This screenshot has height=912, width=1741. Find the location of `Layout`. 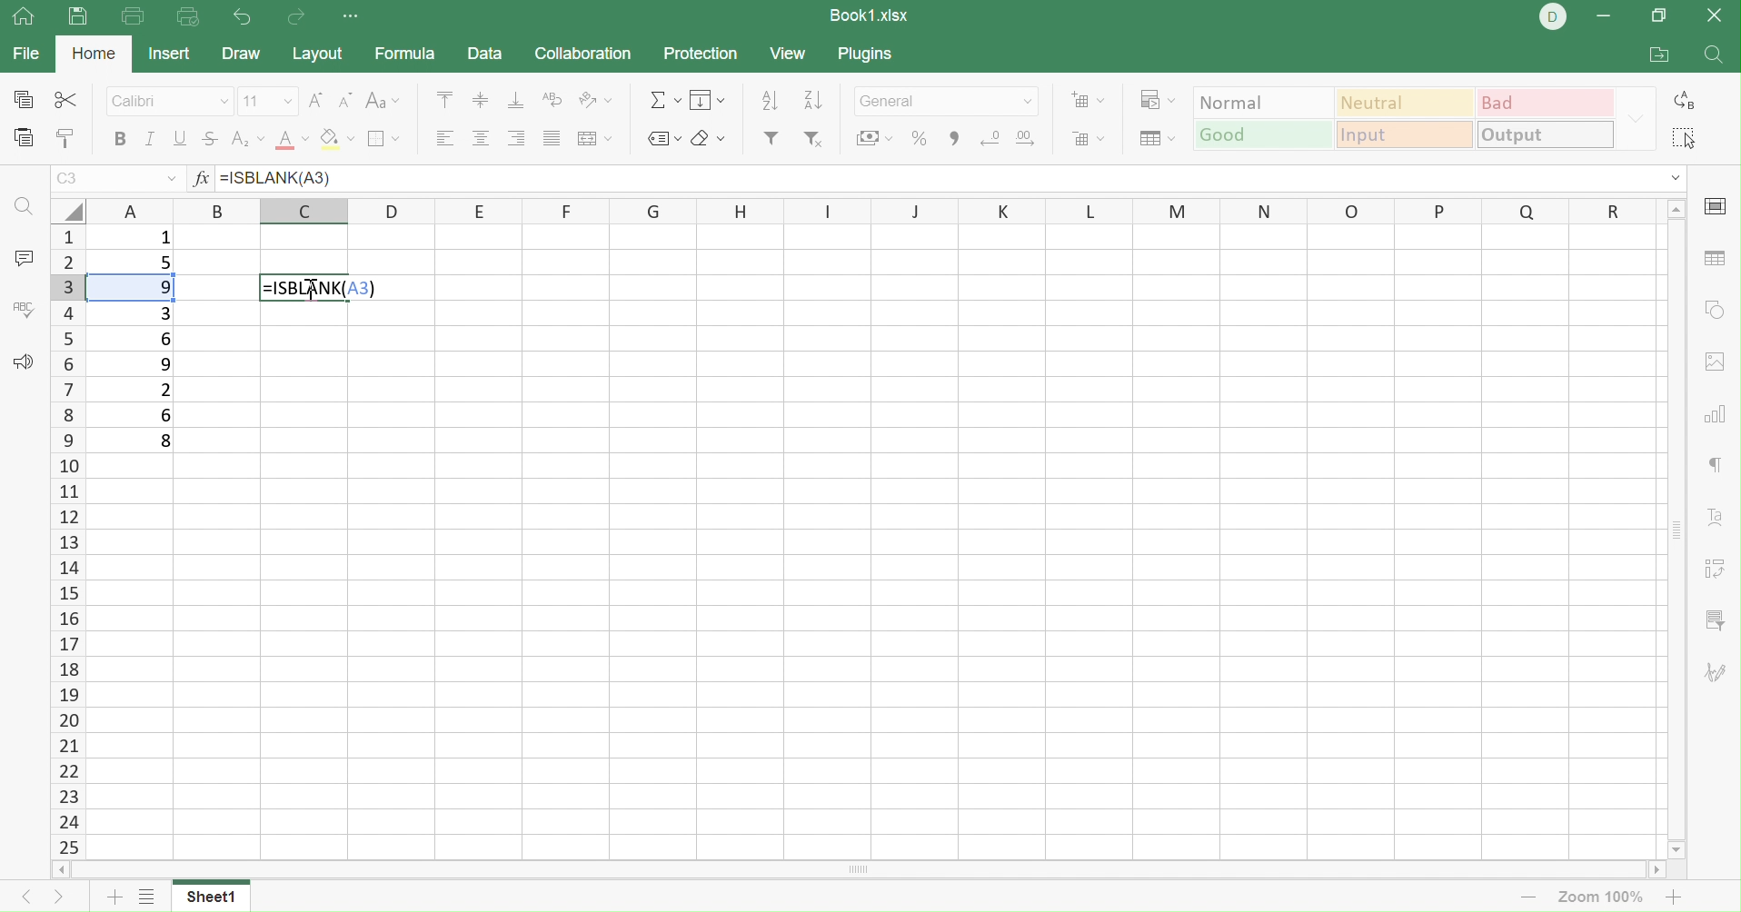

Layout is located at coordinates (317, 55).